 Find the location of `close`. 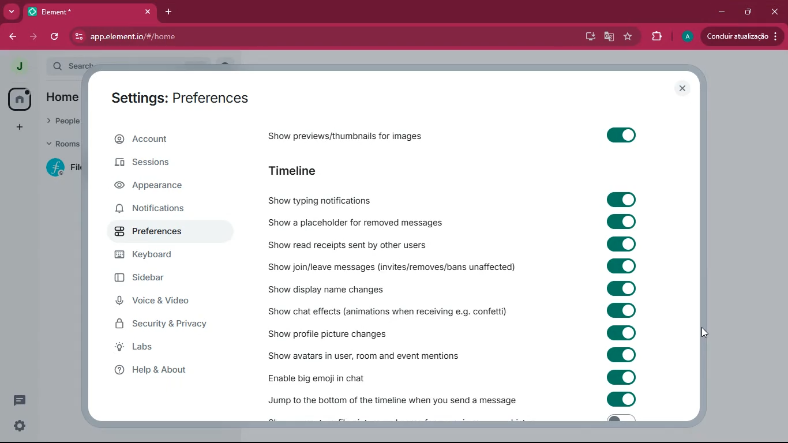

close is located at coordinates (775, 11).